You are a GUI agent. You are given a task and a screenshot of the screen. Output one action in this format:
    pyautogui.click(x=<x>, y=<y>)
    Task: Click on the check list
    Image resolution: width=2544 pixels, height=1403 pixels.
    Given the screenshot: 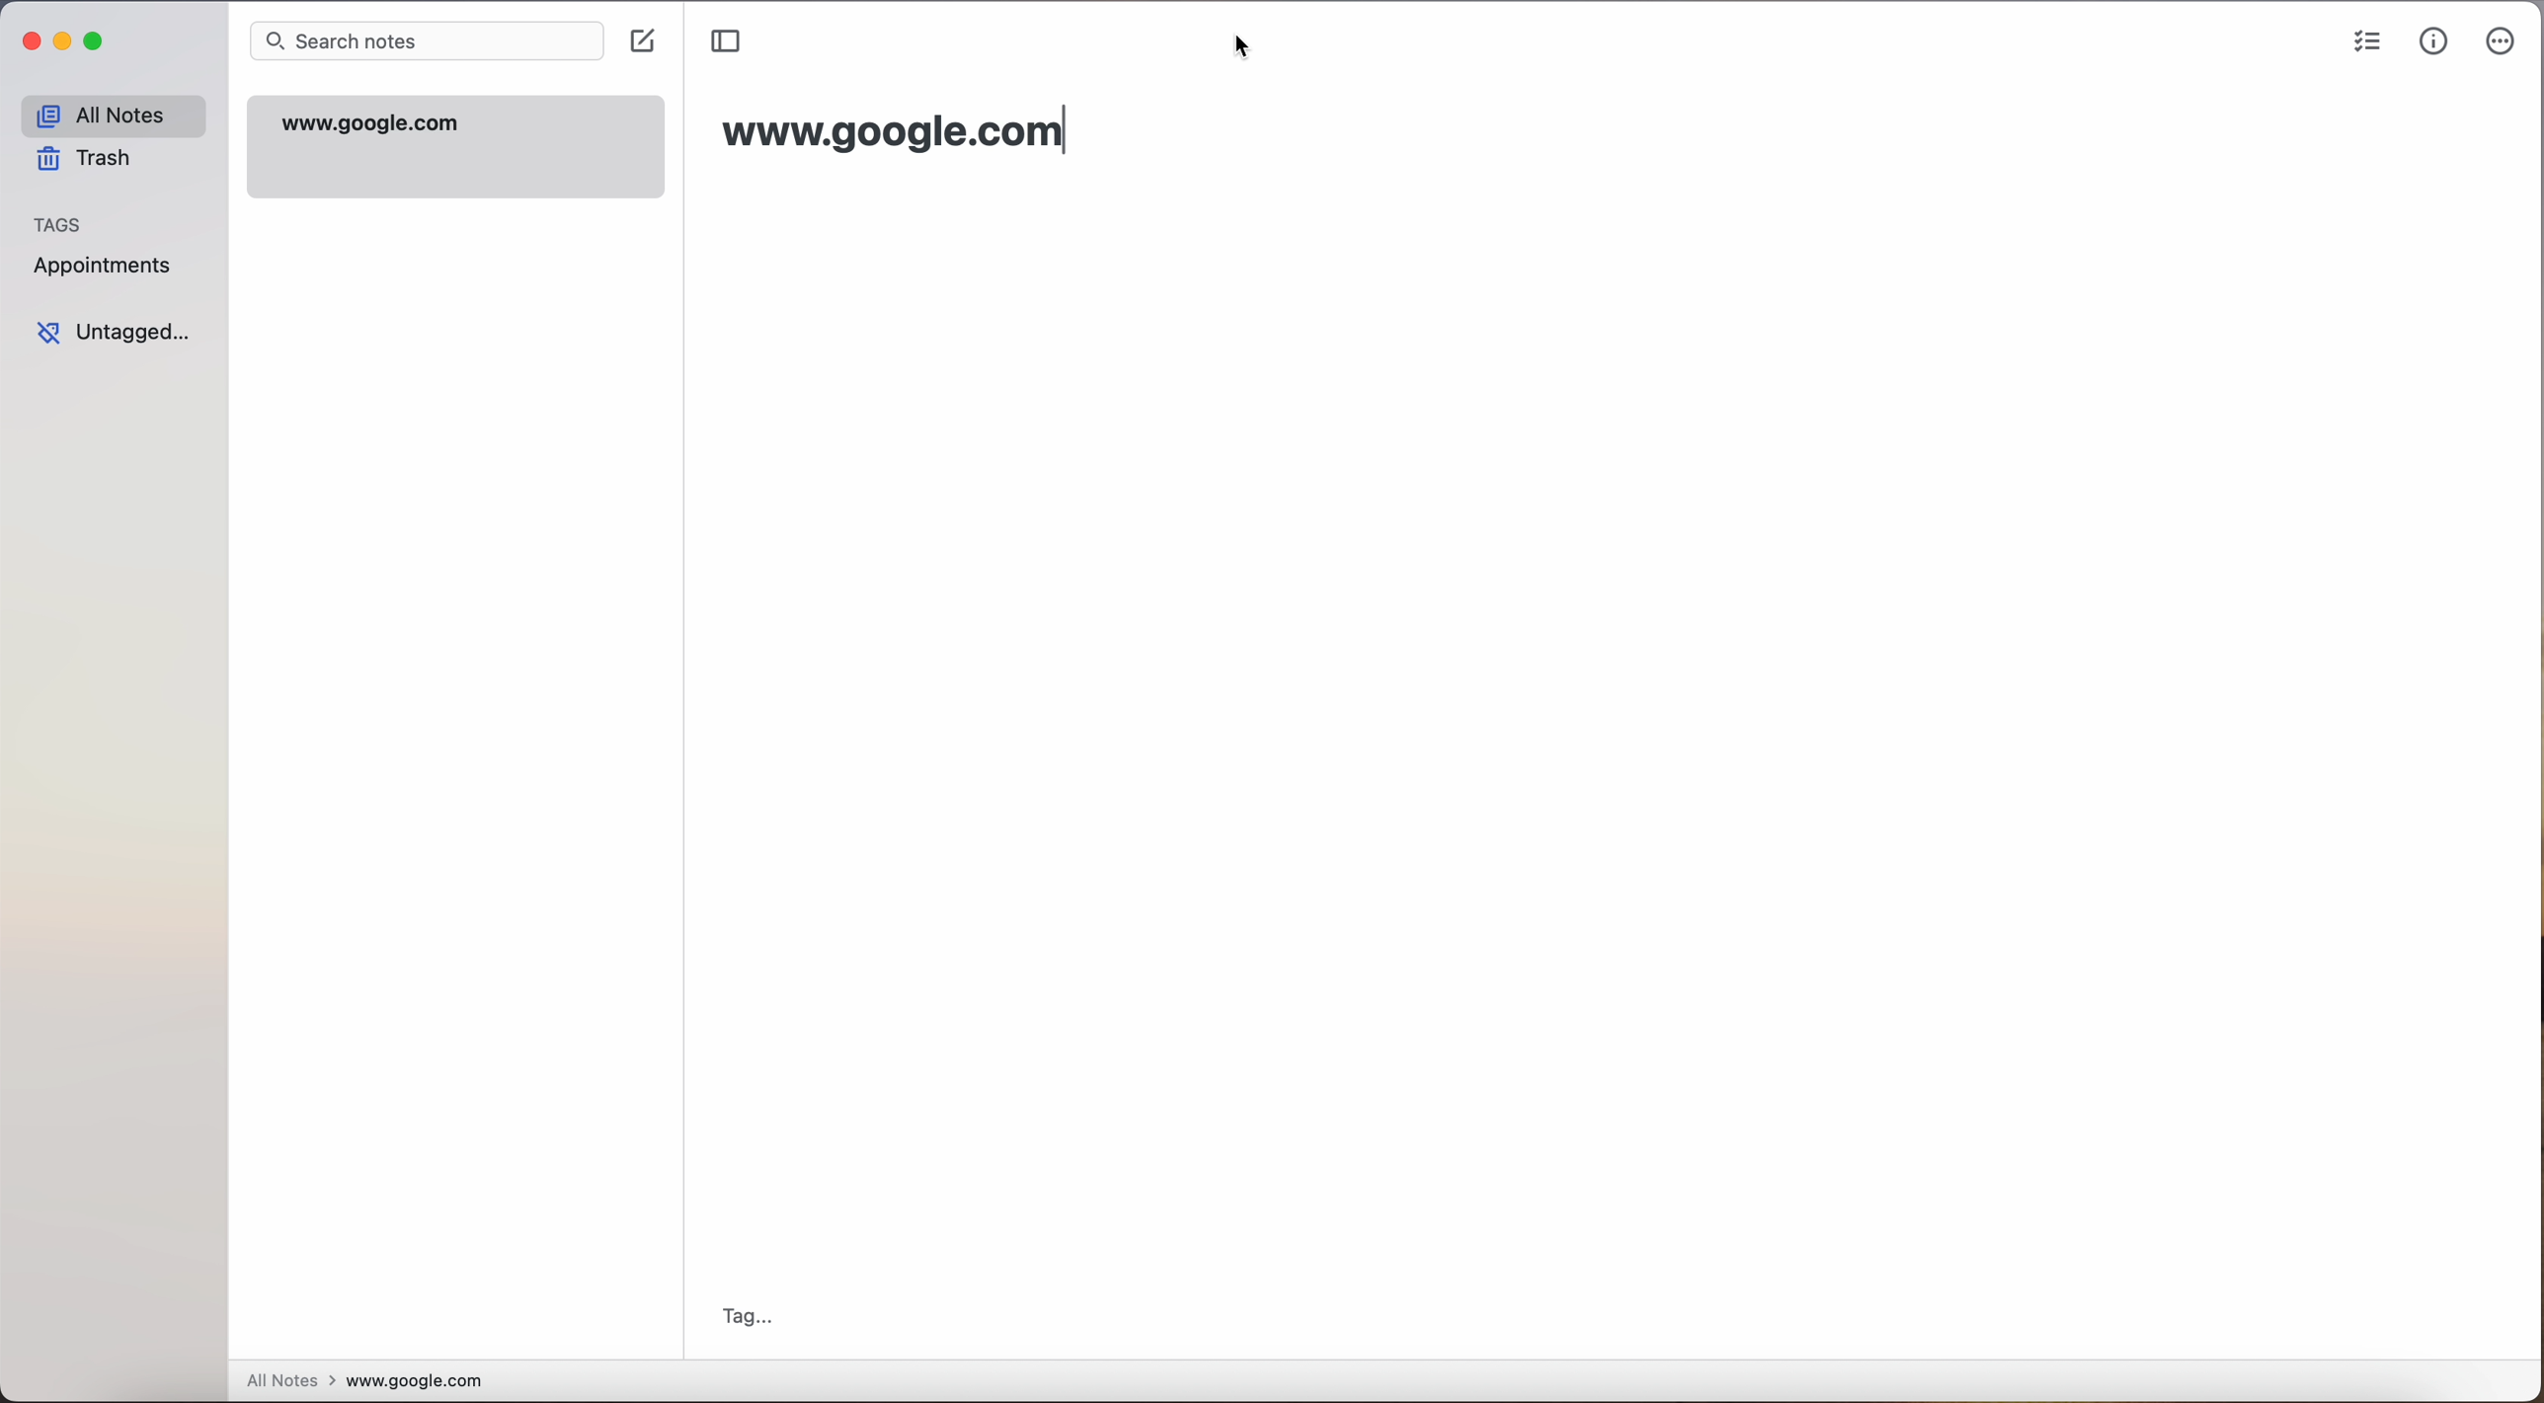 What is the action you would take?
    pyautogui.click(x=2369, y=45)
    